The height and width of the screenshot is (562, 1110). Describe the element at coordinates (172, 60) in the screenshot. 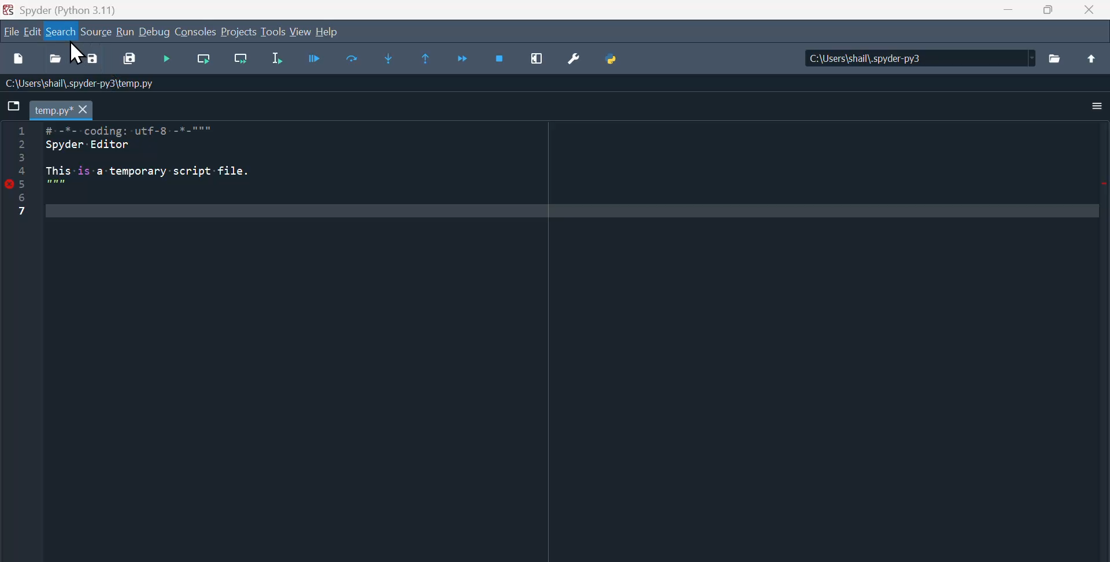

I see `Debug` at that location.